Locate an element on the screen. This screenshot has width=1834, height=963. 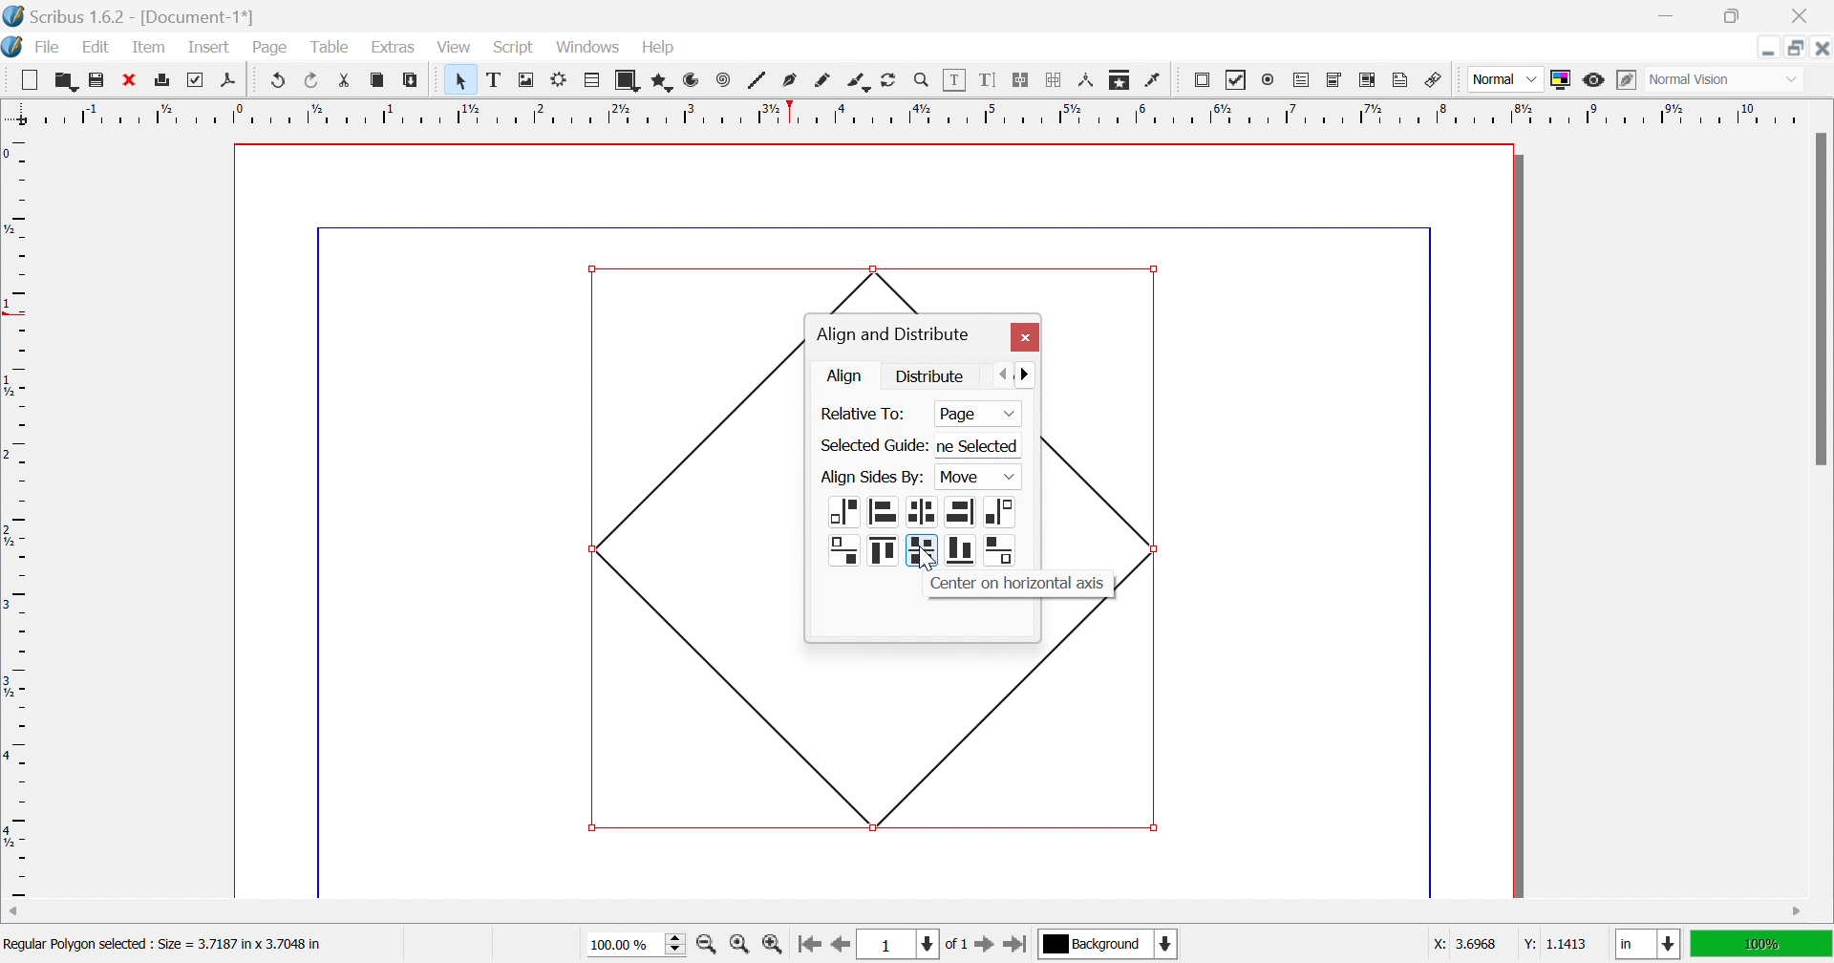
Go to the next page is located at coordinates (987, 949).